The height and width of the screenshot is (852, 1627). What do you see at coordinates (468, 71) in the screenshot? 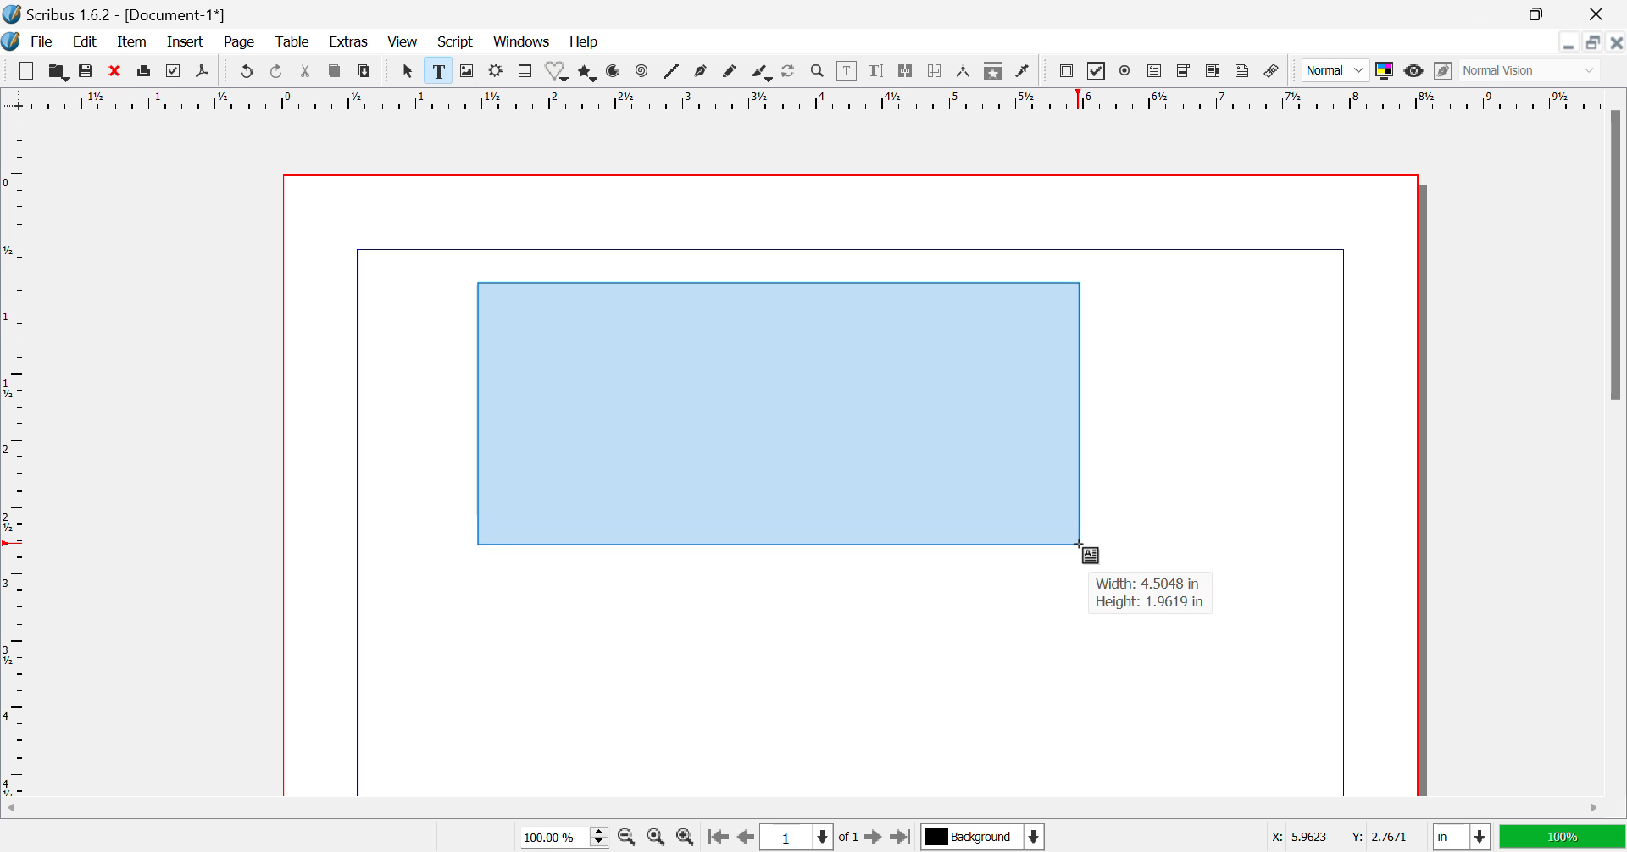
I see `Image Frame` at bounding box center [468, 71].